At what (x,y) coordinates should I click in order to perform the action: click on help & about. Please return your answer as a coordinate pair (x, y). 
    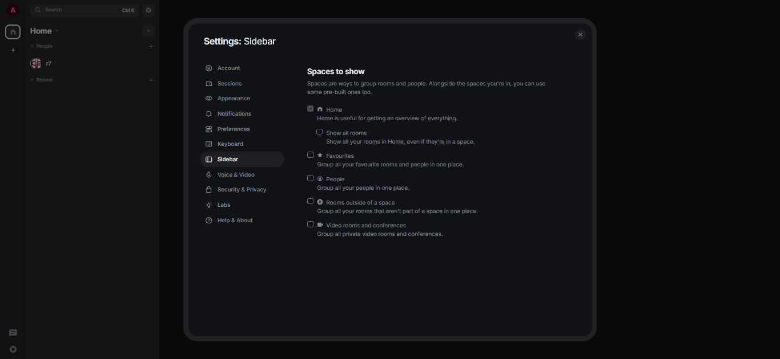
    Looking at the image, I should click on (232, 222).